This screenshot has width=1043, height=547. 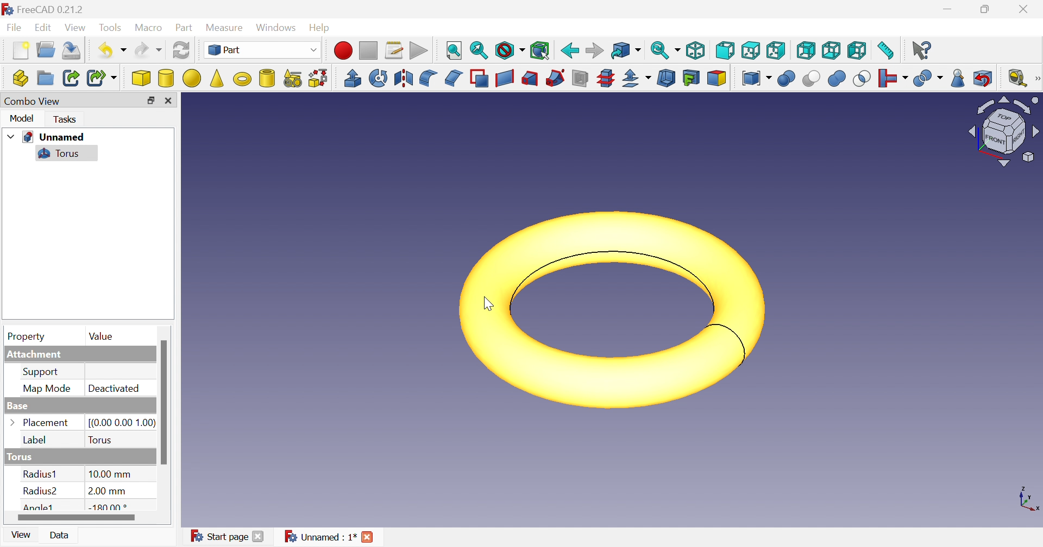 What do you see at coordinates (807, 52) in the screenshot?
I see `Rear` at bounding box center [807, 52].